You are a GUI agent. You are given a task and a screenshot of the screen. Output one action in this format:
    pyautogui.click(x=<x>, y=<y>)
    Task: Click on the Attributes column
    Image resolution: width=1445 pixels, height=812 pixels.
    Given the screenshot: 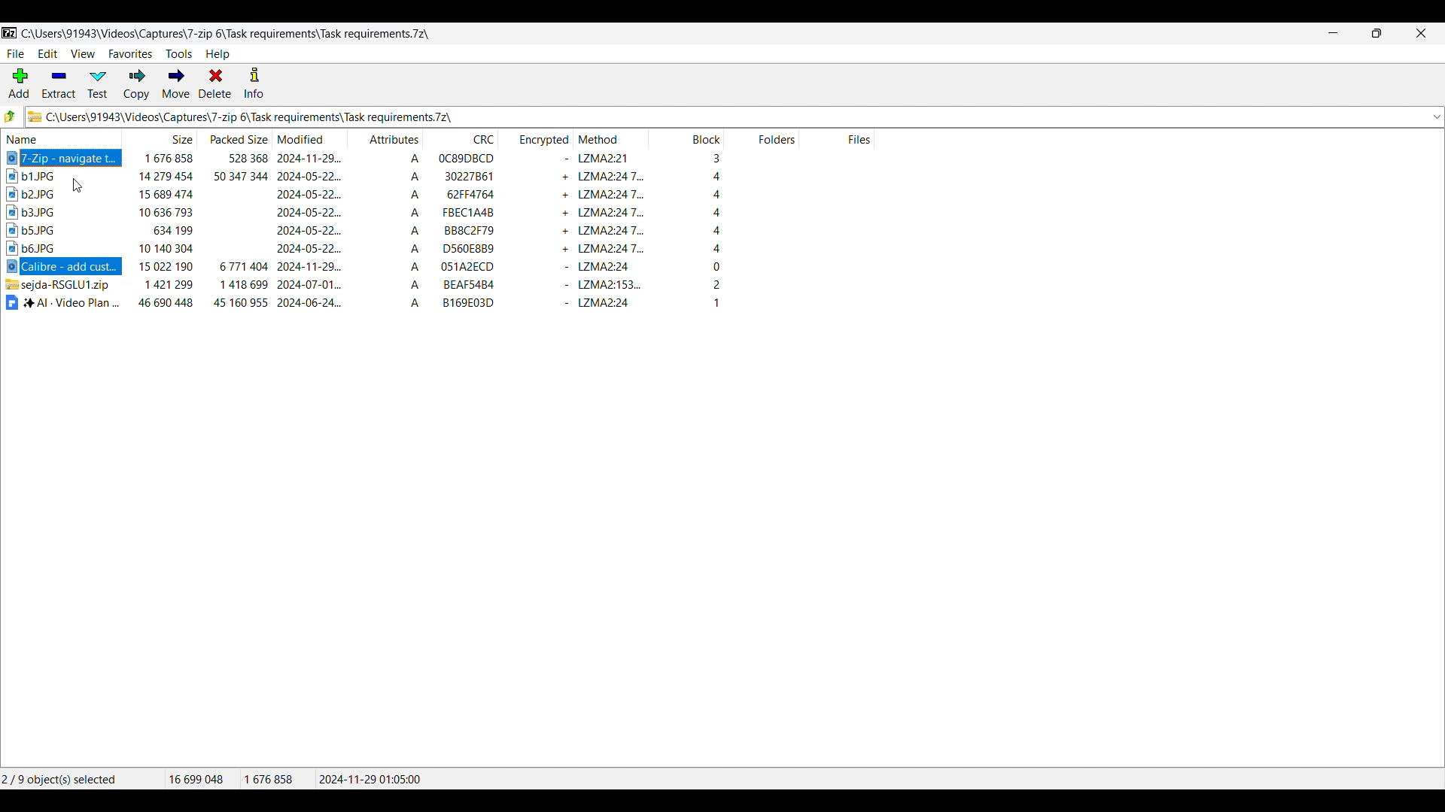 What is the action you would take?
    pyautogui.click(x=387, y=138)
    